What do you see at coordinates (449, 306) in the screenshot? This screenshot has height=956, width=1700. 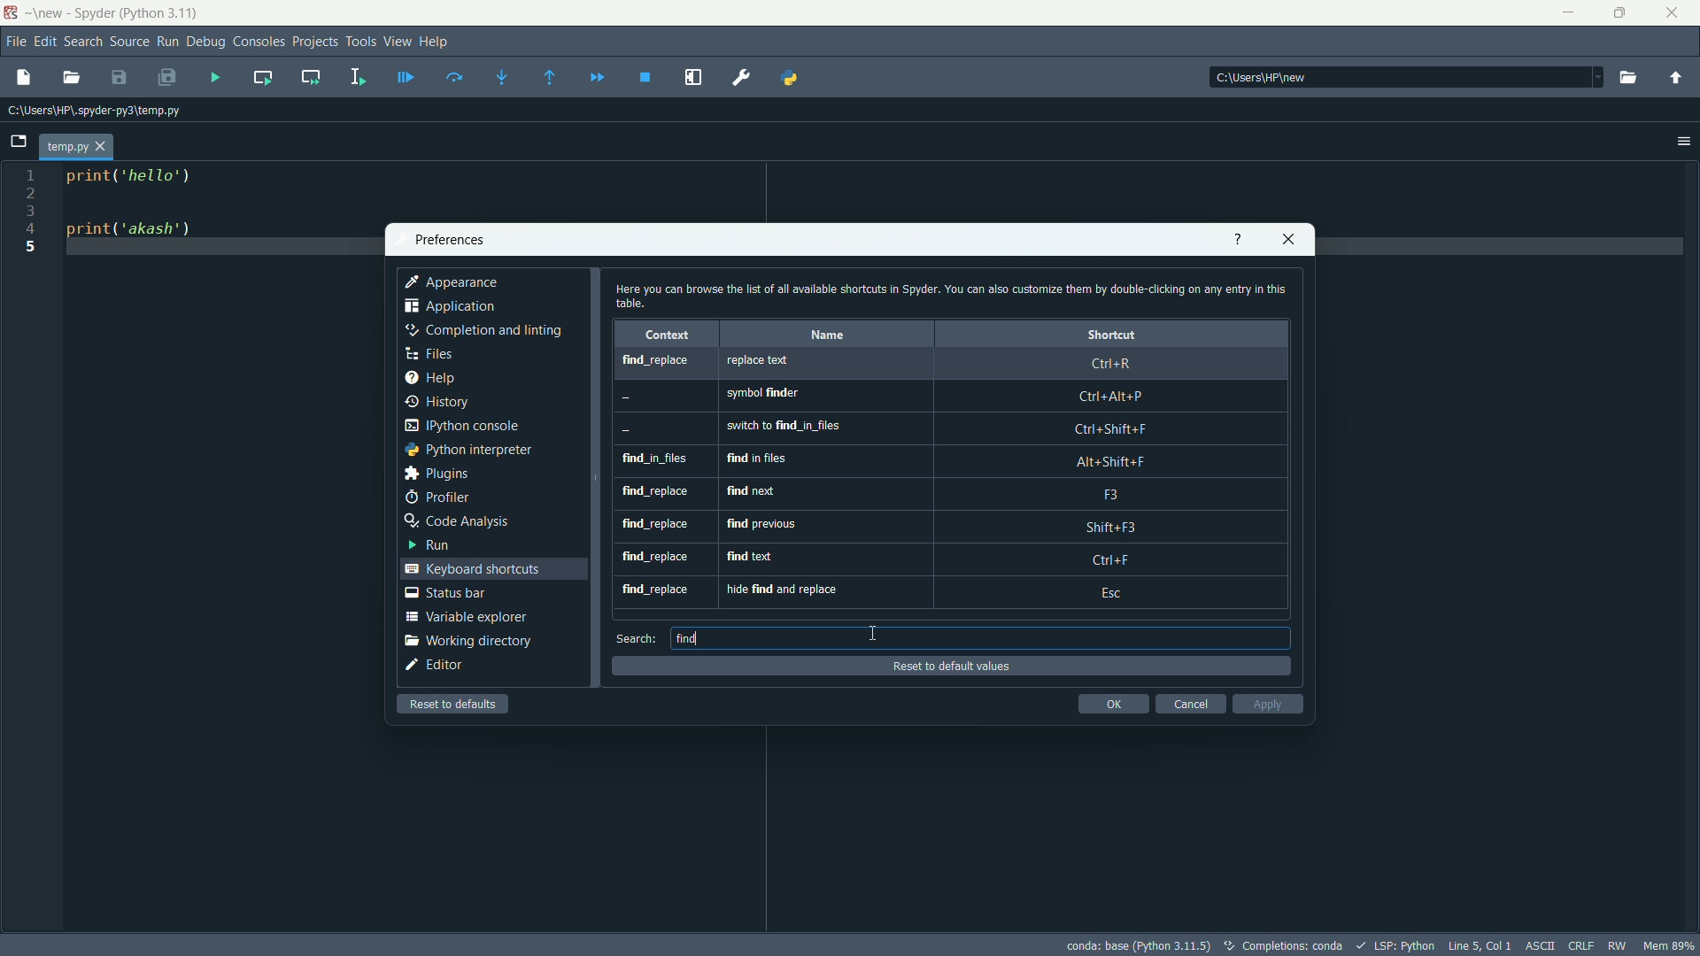 I see `application` at bounding box center [449, 306].